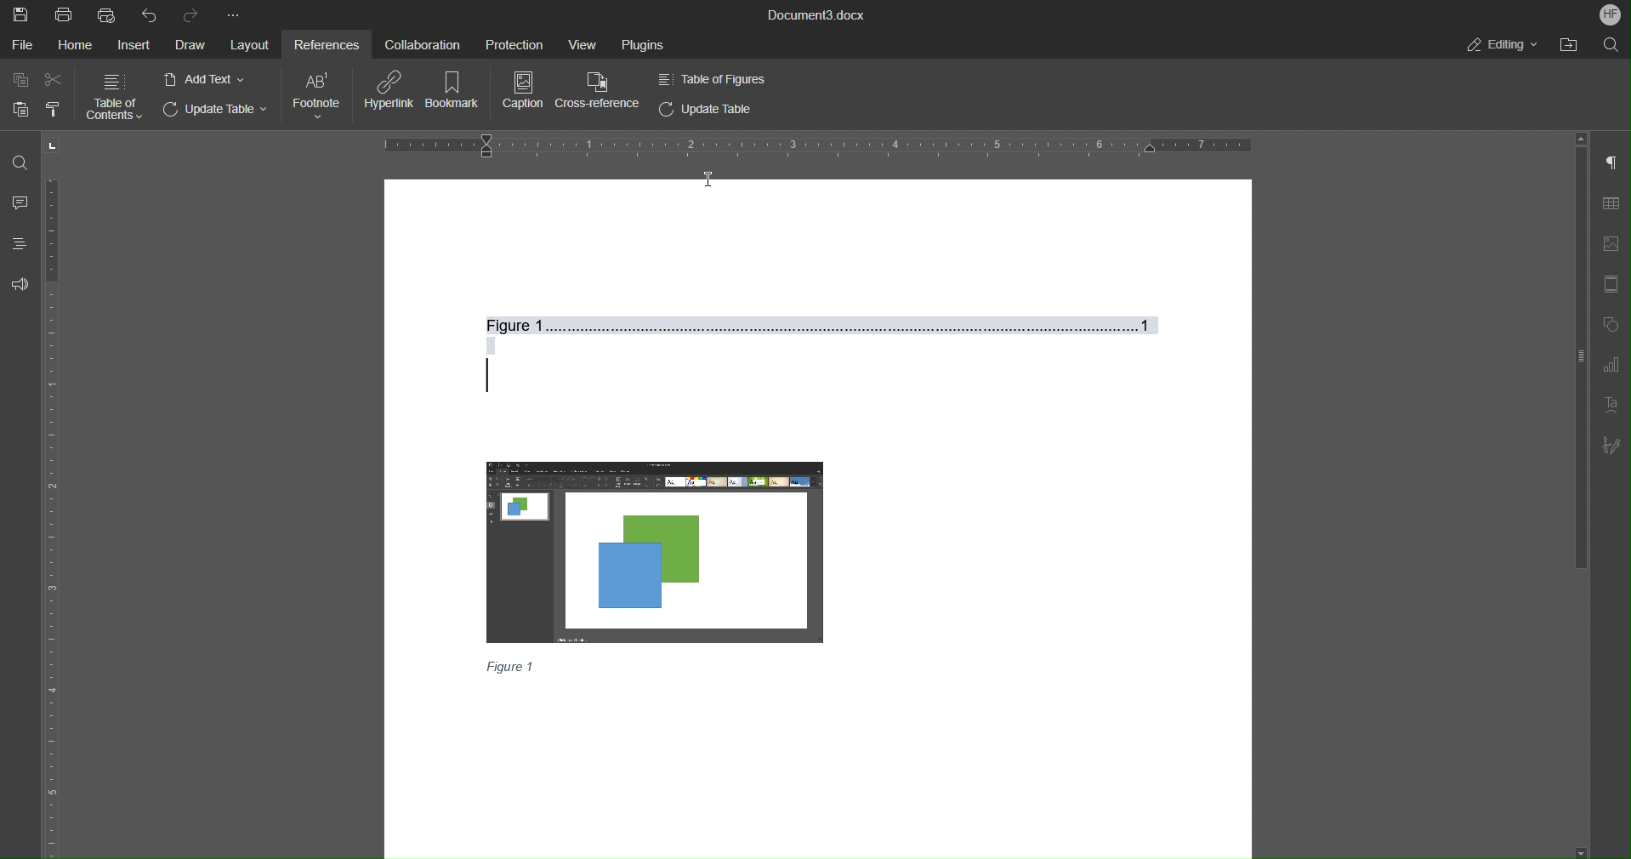 Image resolution: width=1631 pixels, height=859 pixels. What do you see at coordinates (457, 92) in the screenshot?
I see `Bookmark` at bounding box center [457, 92].